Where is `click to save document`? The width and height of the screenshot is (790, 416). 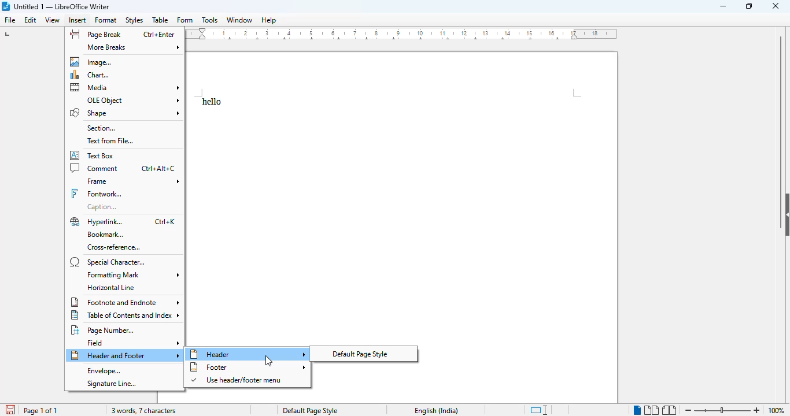 click to save document is located at coordinates (10, 410).